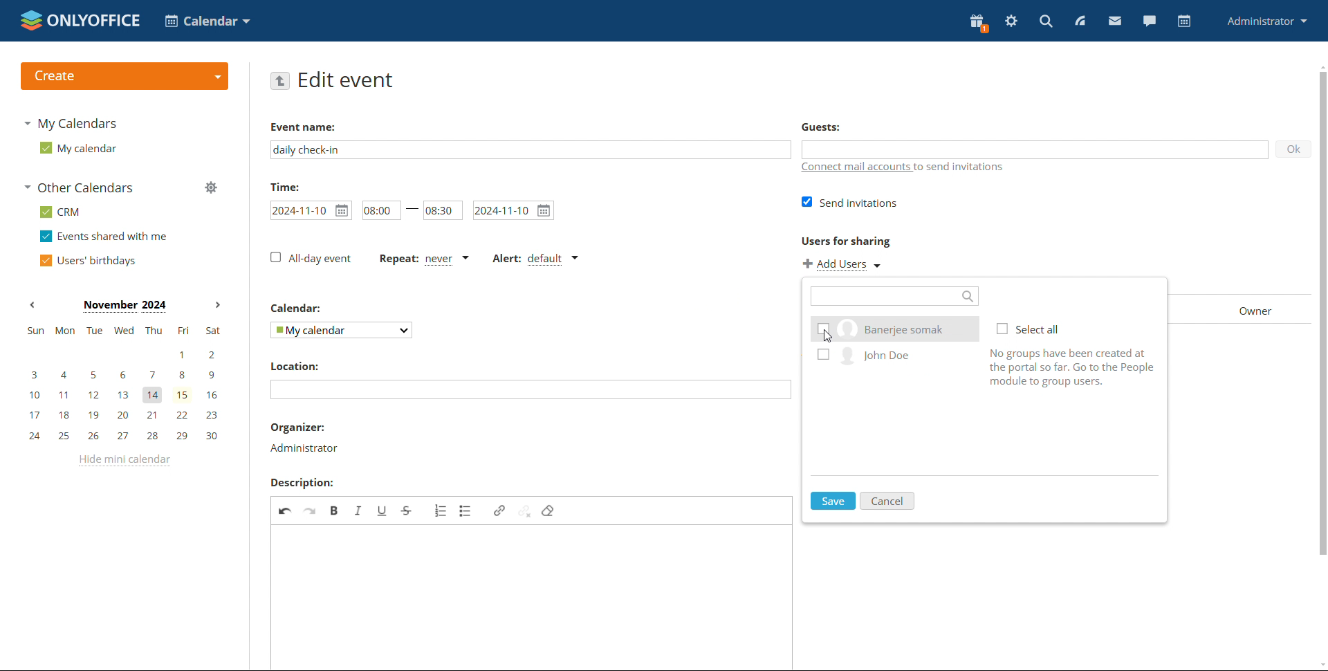  What do you see at coordinates (311, 258) in the screenshot?
I see `all-day event checkbox` at bounding box center [311, 258].